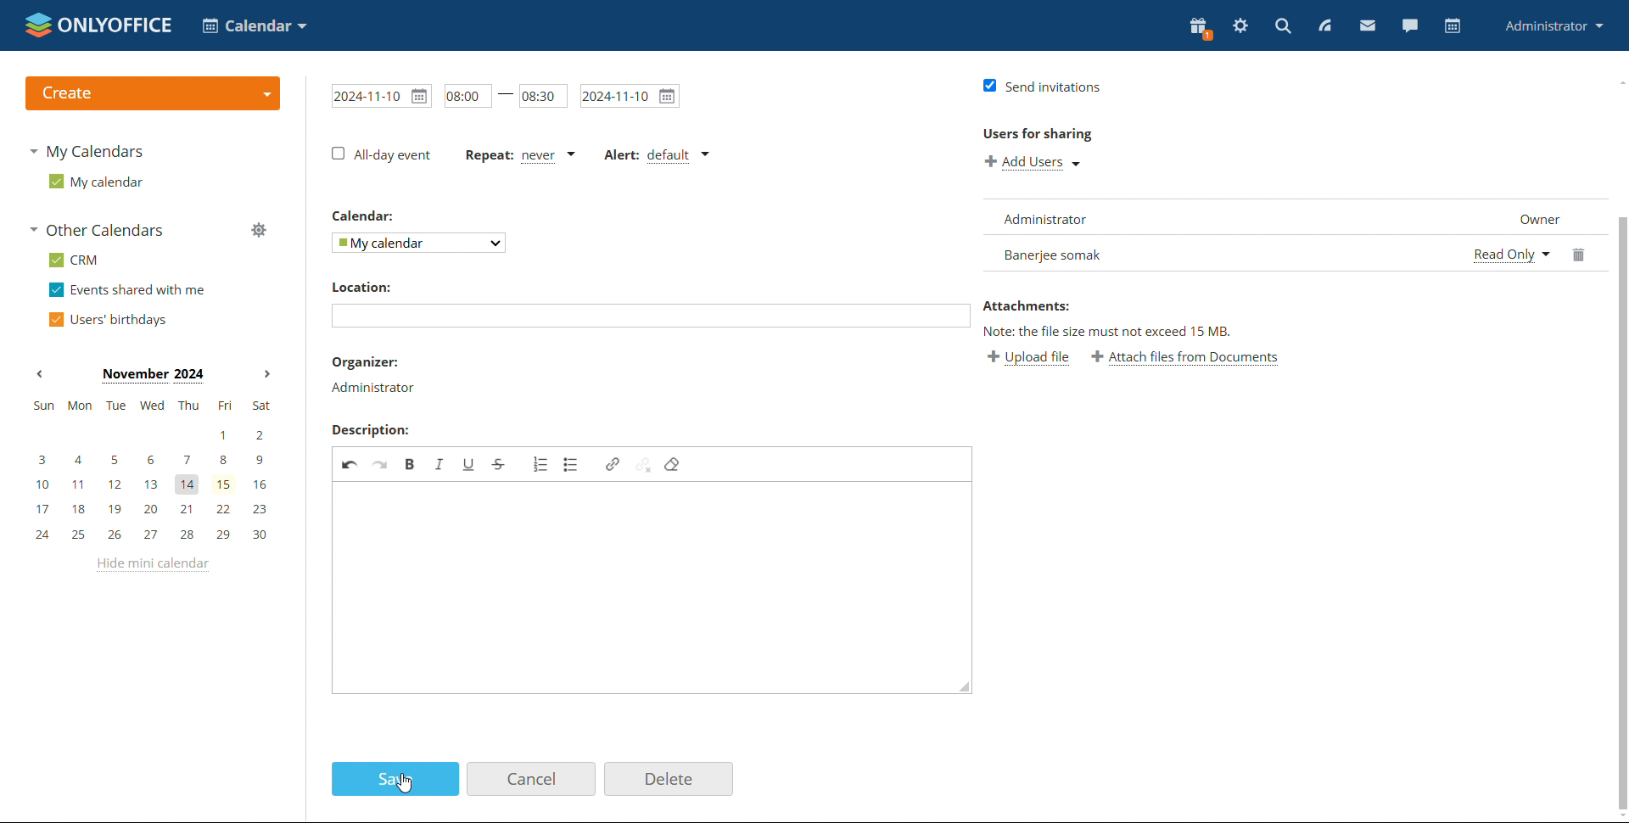 Image resolution: width=1629 pixels, height=823 pixels. I want to click on delete, so click(669, 780).